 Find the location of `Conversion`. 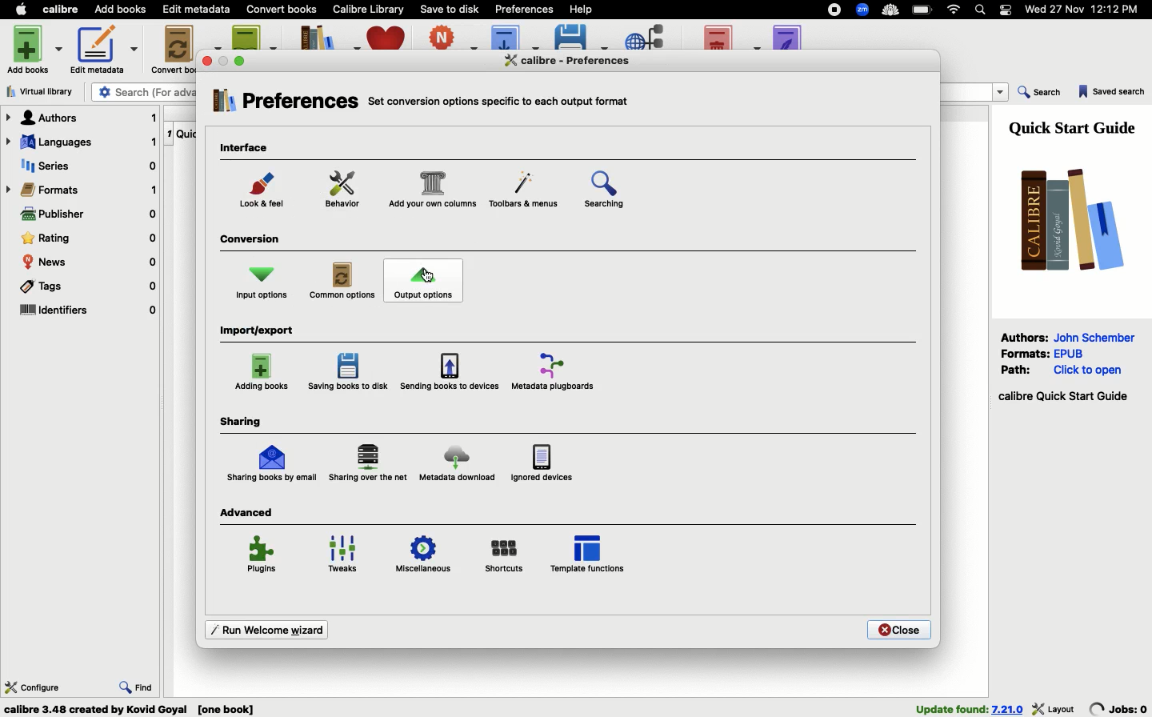

Conversion is located at coordinates (253, 241).